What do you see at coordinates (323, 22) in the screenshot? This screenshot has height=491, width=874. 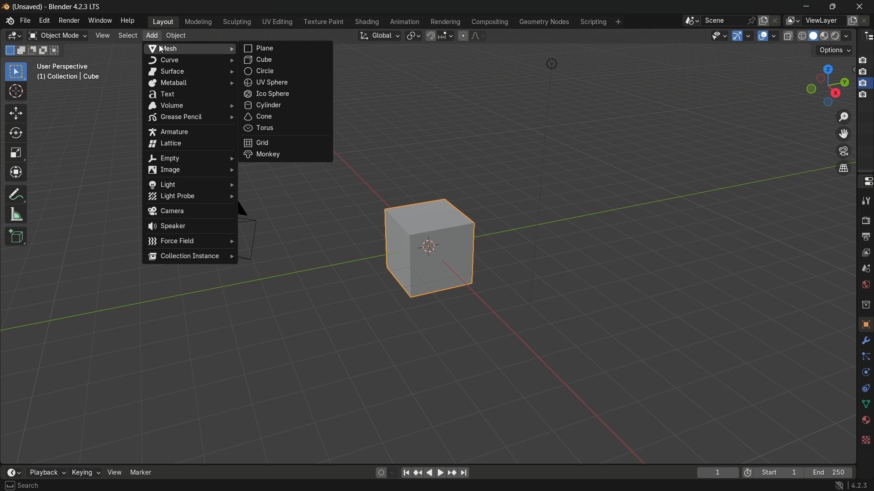 I see `texture paint` at bounding box center [323, 22].